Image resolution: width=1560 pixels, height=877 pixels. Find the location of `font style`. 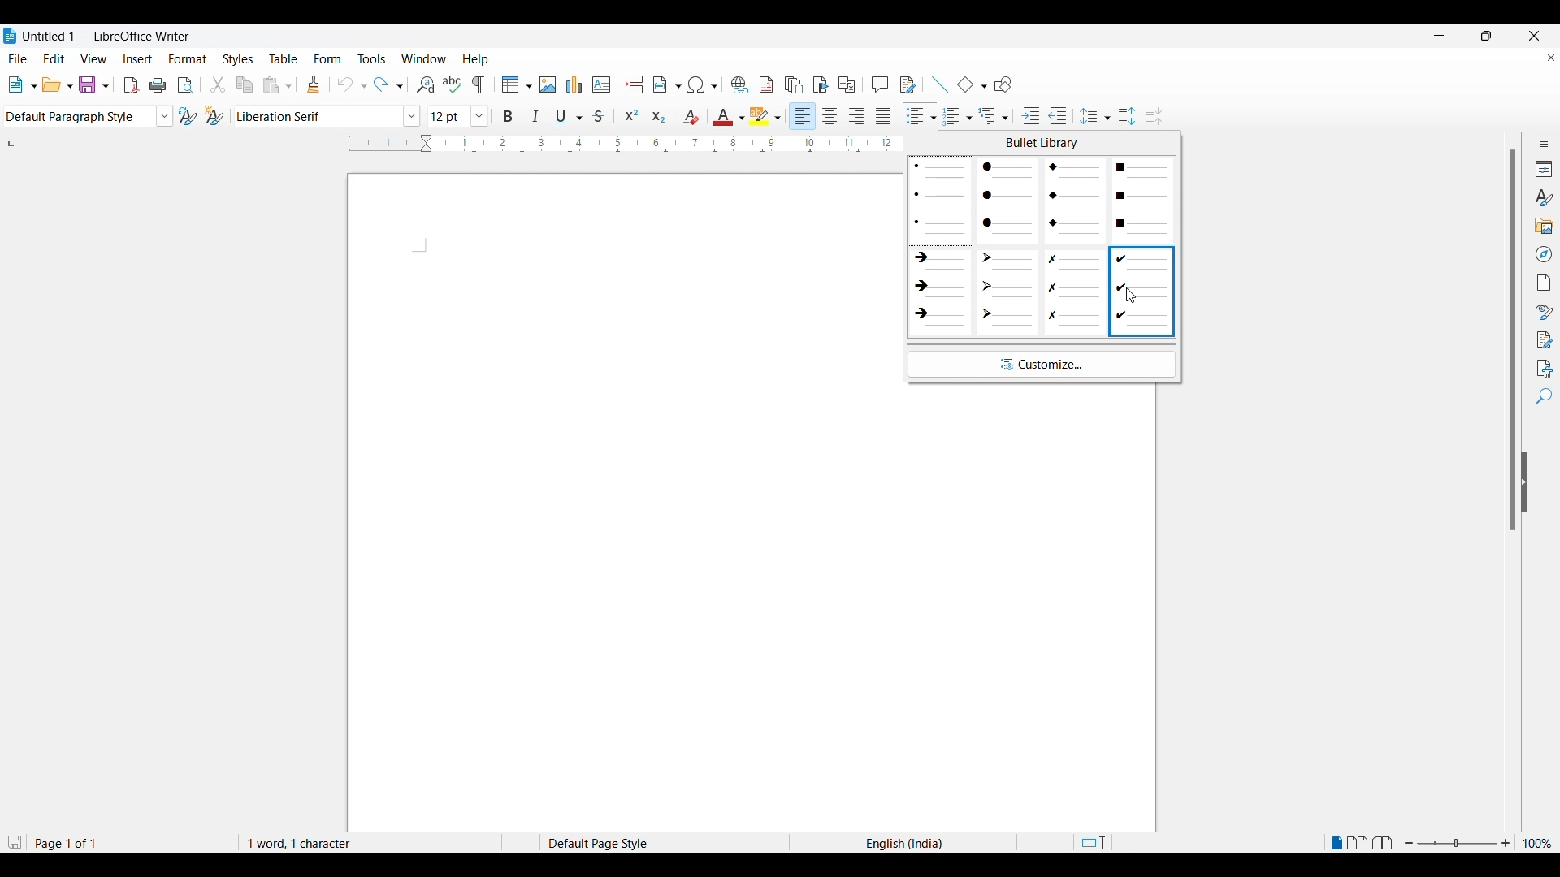

font style is located at coordinates (328, 114).